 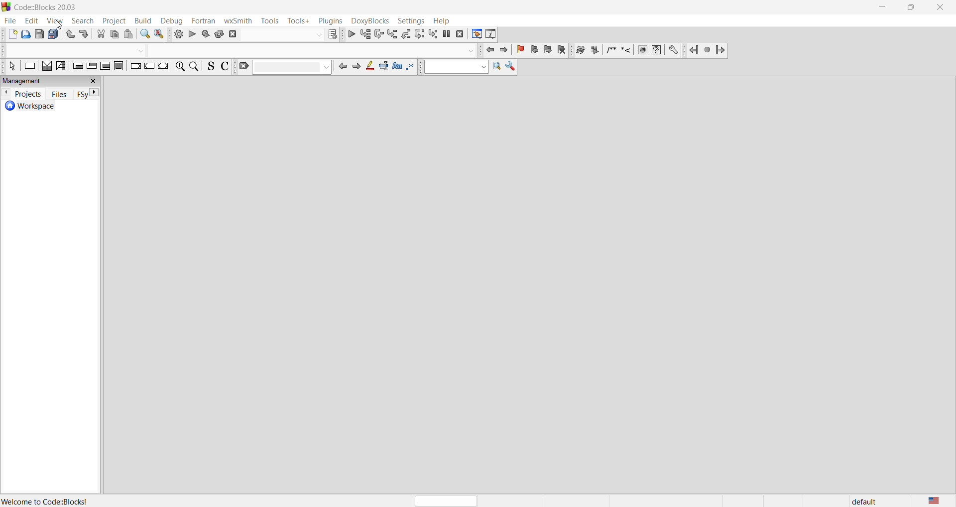 What do you see at coordinates (412, 20) in the screenshot?
I see `settings` at bounding box center [412, 20].